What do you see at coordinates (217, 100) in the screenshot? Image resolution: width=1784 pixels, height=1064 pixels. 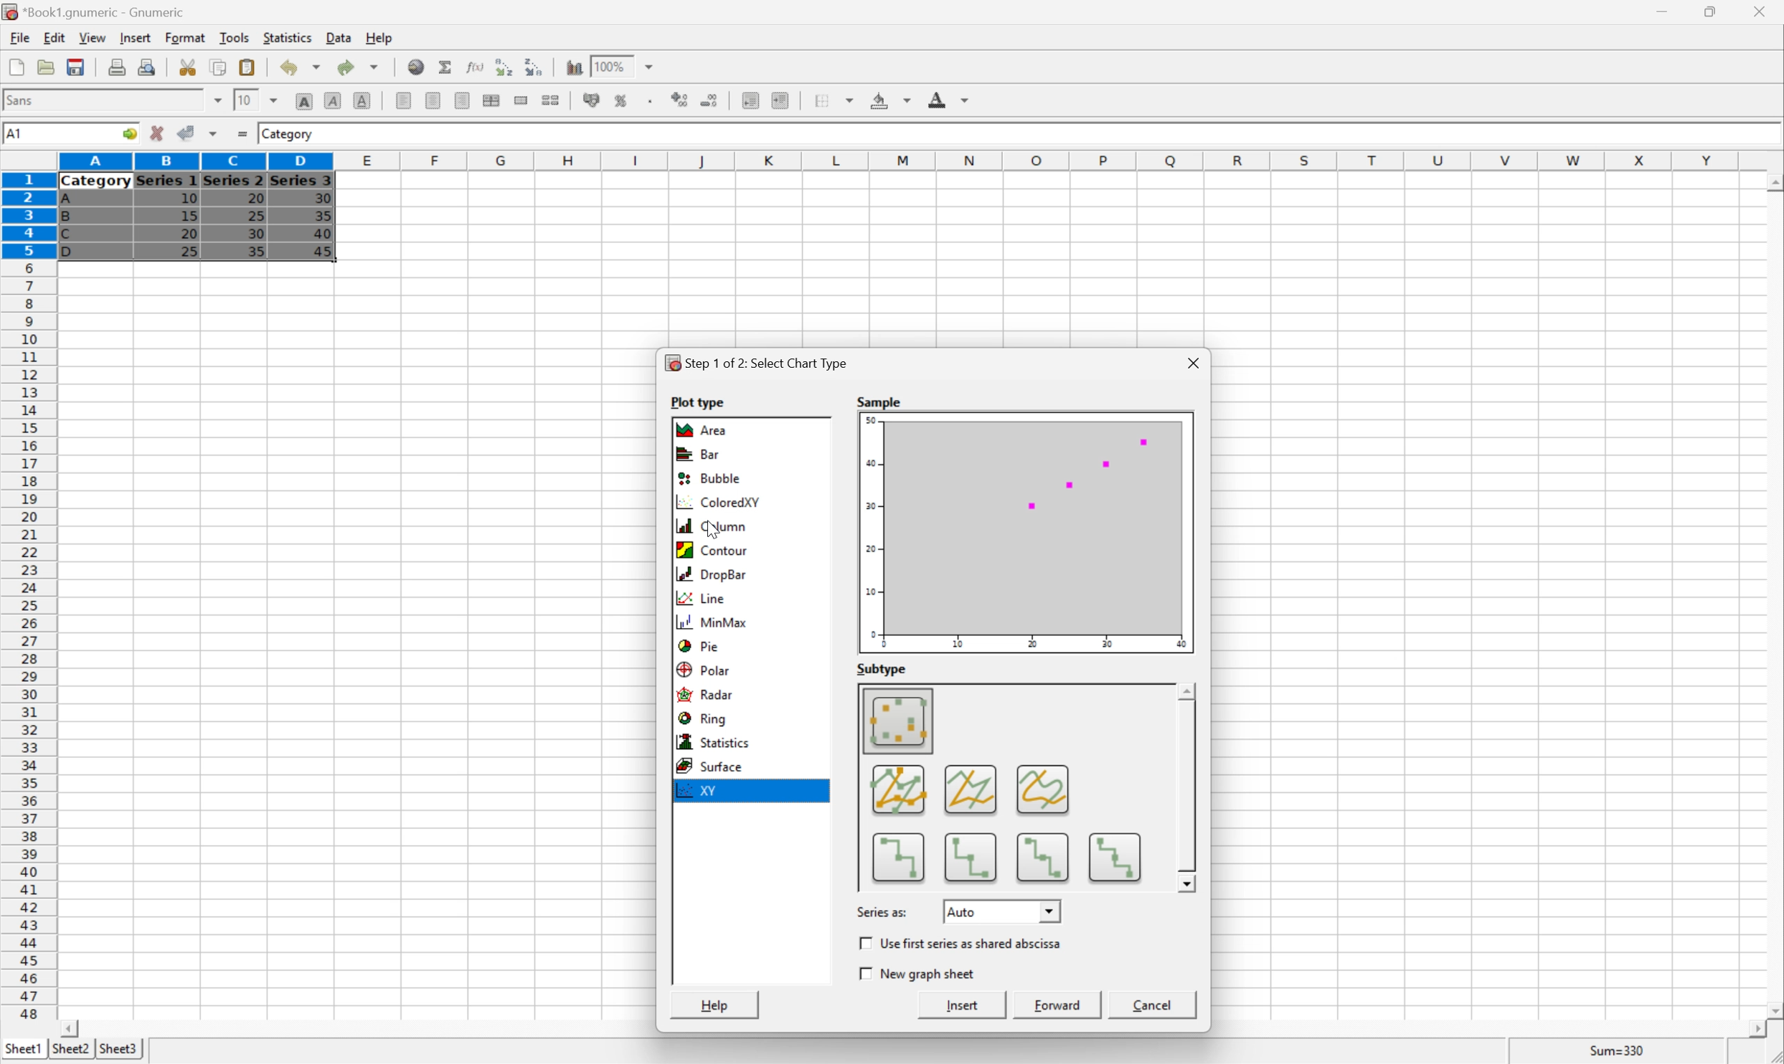 I see `Drop Down` at bounding box center [217, 100].